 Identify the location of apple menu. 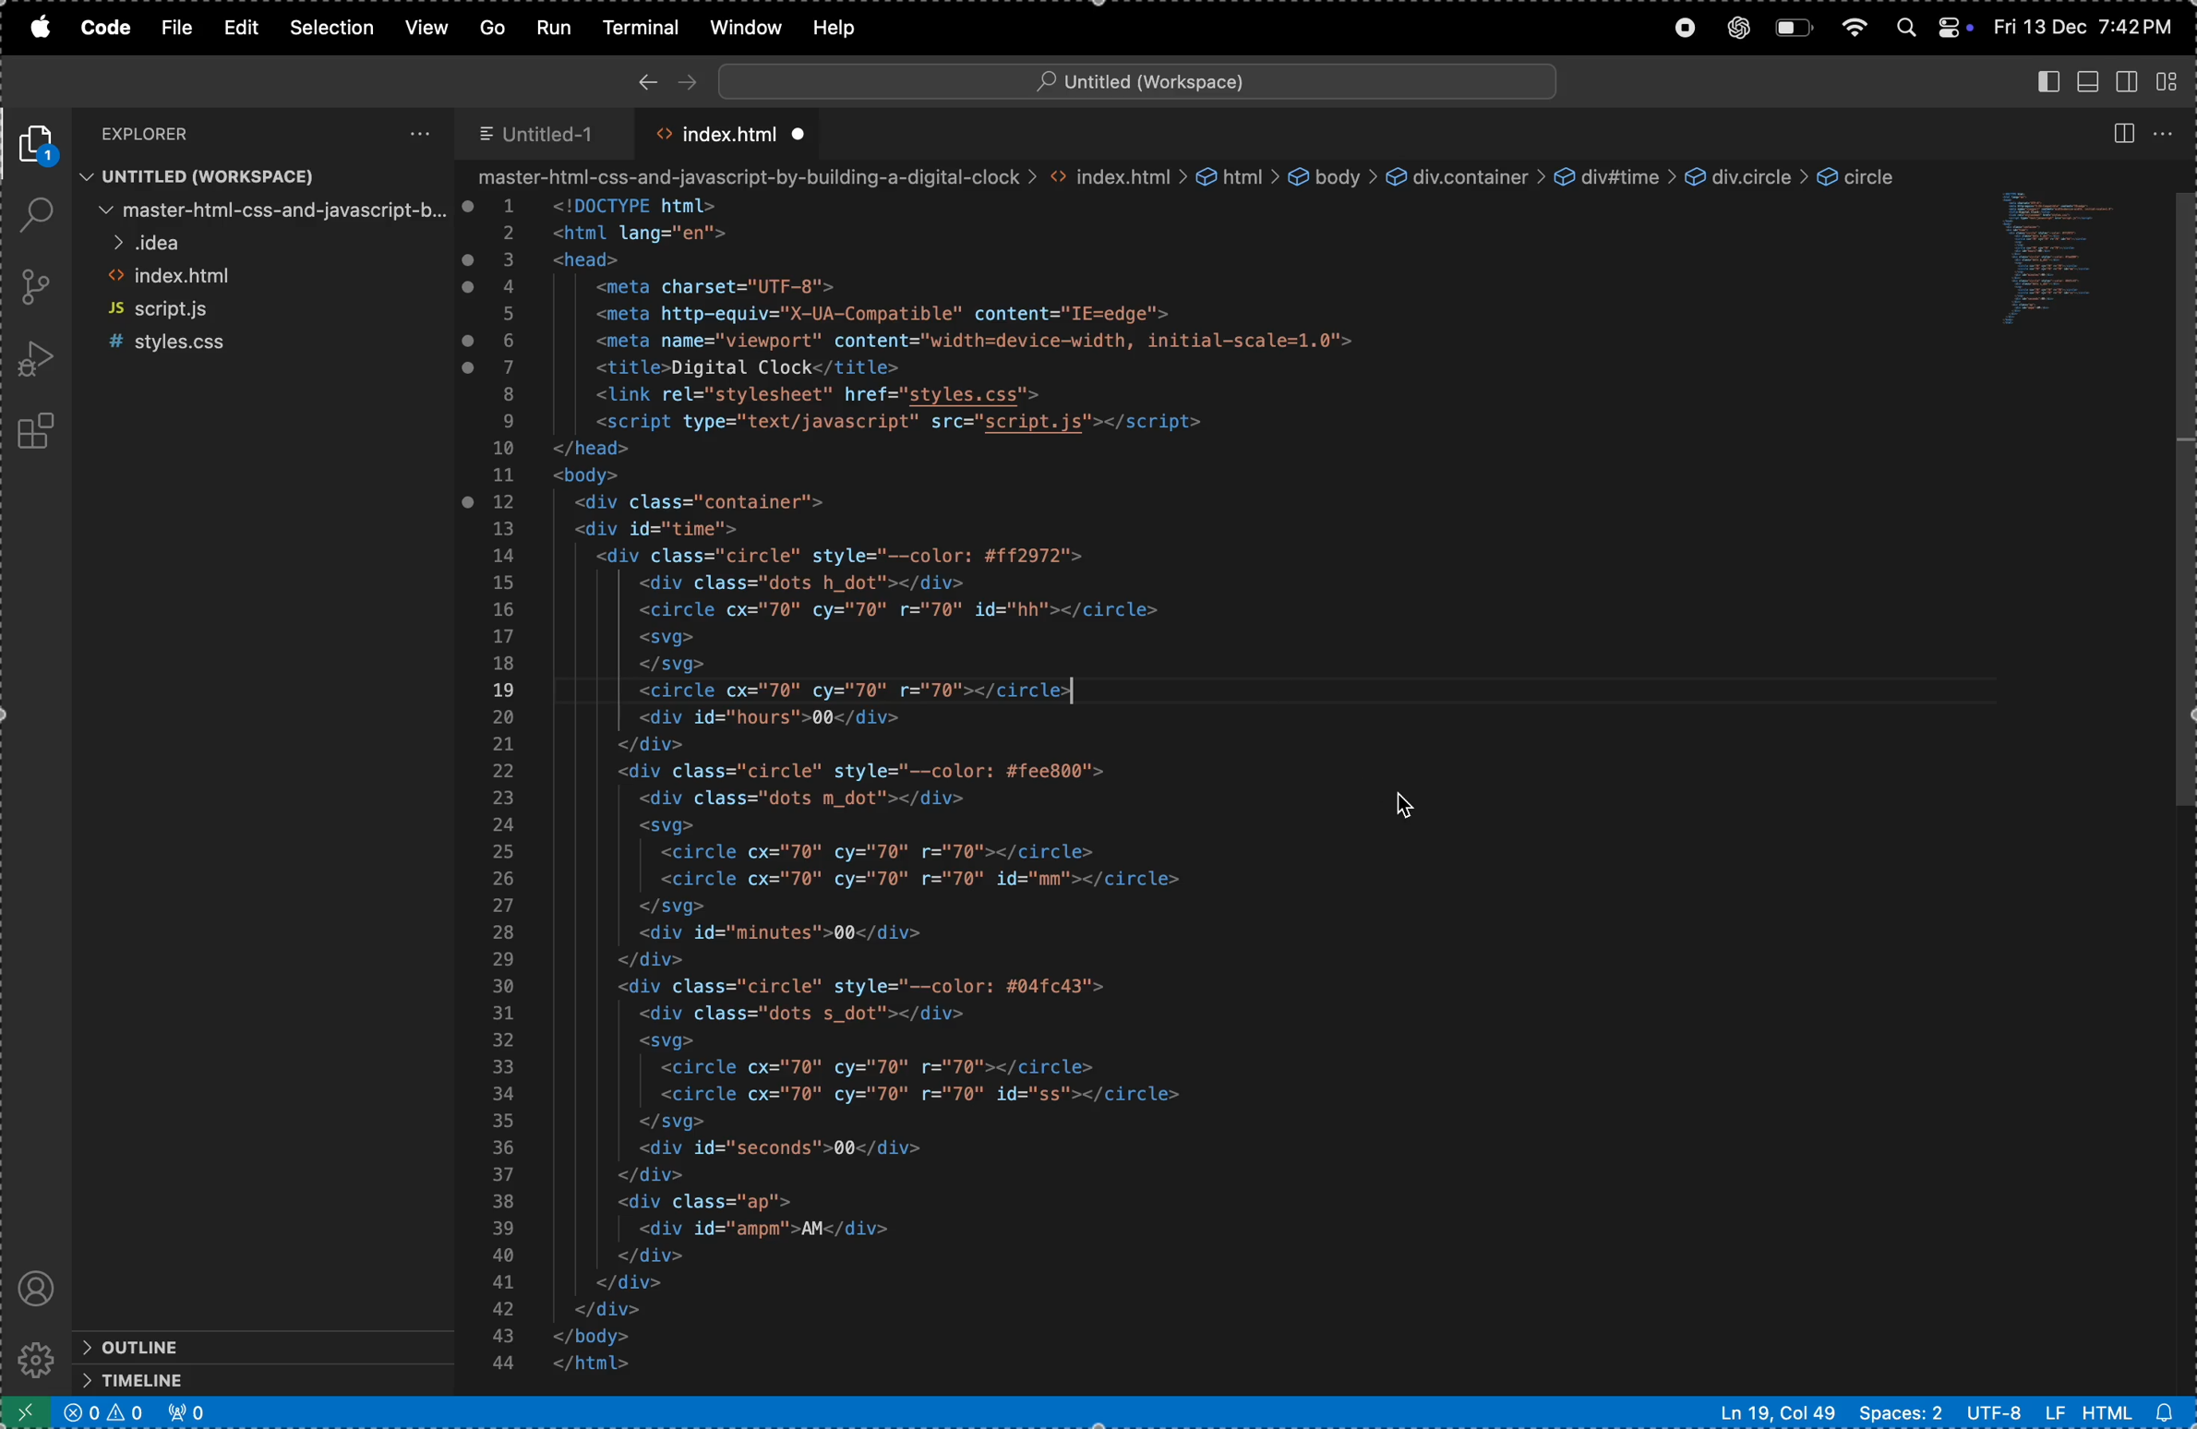
(47, 29).